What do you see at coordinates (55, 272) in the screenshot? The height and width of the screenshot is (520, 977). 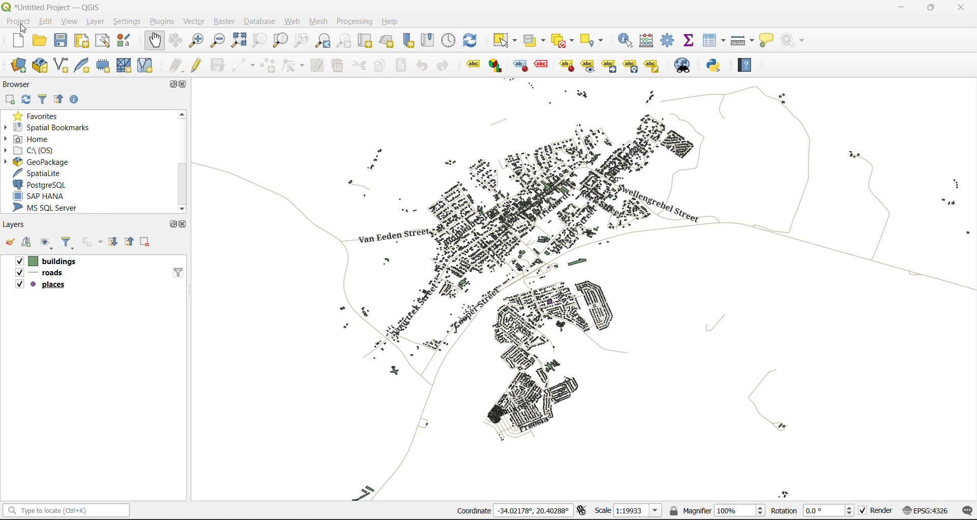 I see `layers` at bounding box center [55, 272].